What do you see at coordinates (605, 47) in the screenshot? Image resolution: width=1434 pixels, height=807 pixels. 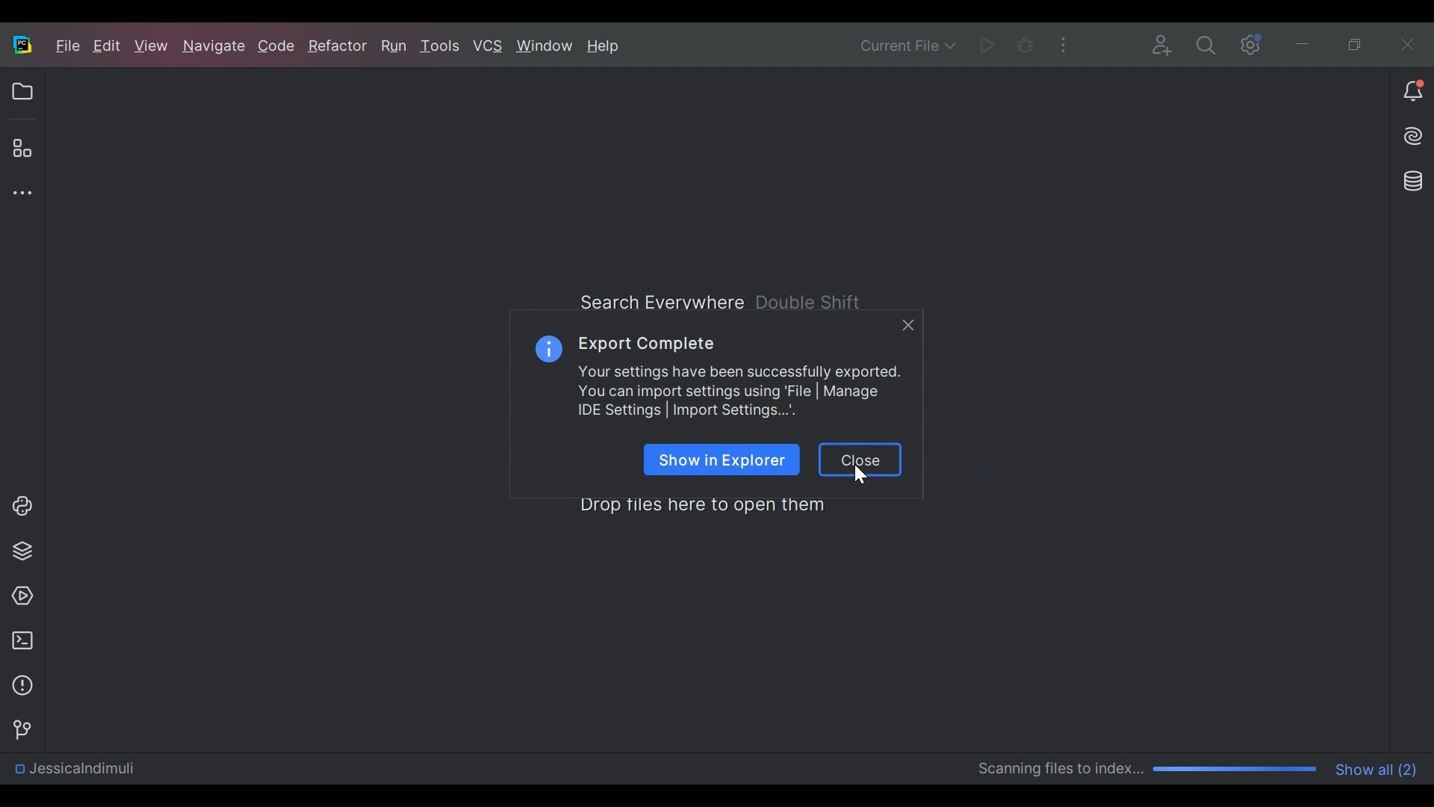 I see `Help` at bounding box center [605, 47].